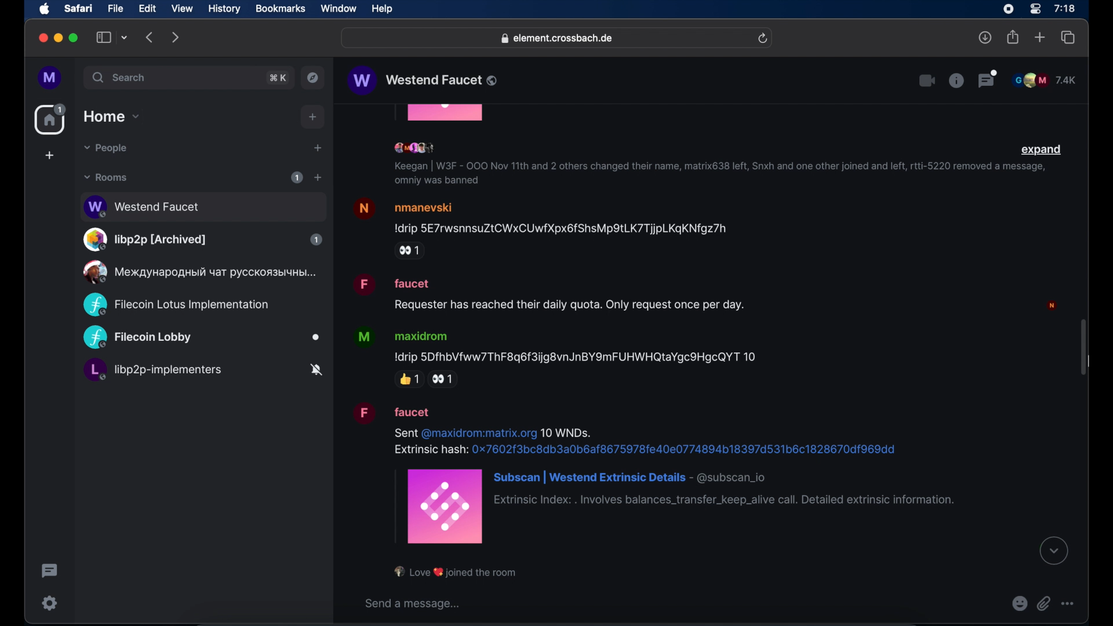 Image resolution: width=1113 pixels, height=626 pixels. I want to click on more option, so click(1068, 603).